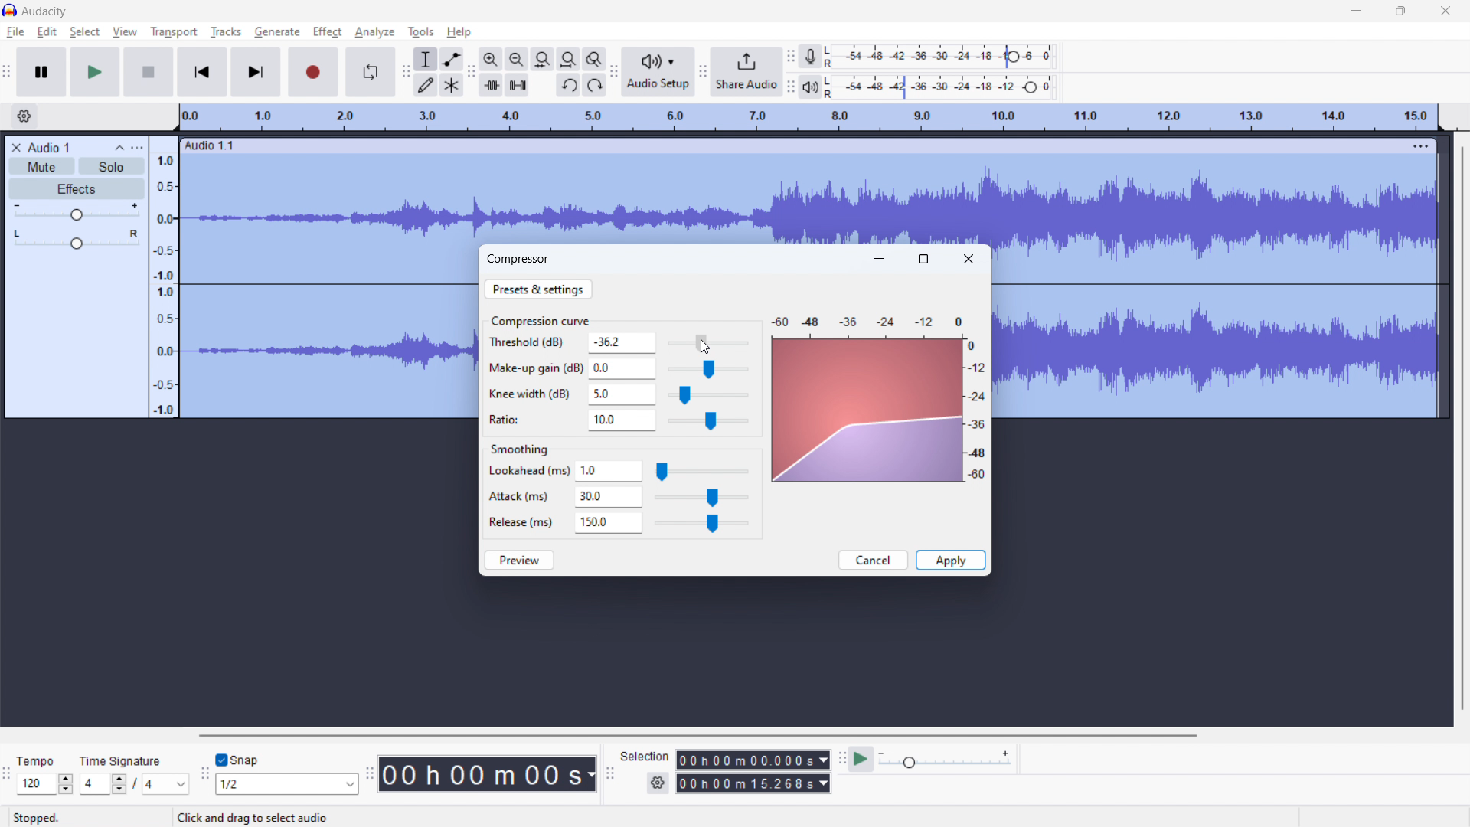  I want to click on silence audio selection, so click(517, 85).